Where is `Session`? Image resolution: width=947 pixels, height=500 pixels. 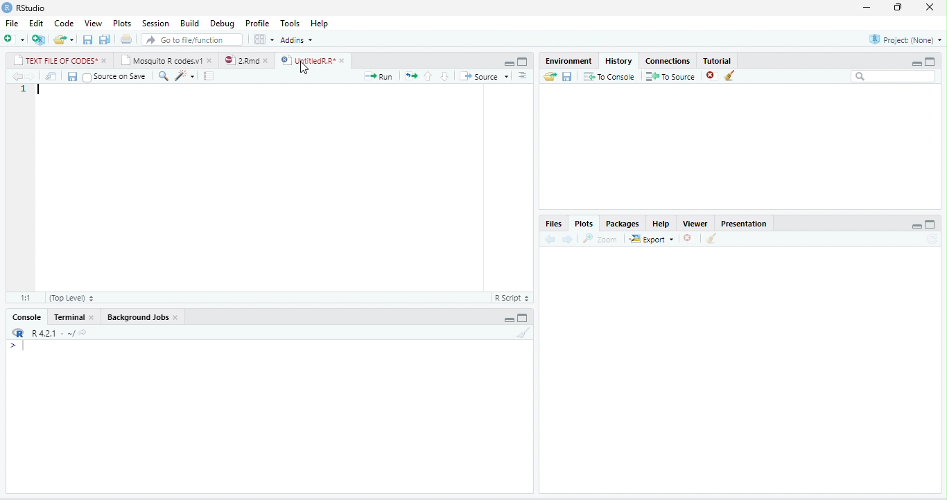
Session is located at coordinates (156, 24).